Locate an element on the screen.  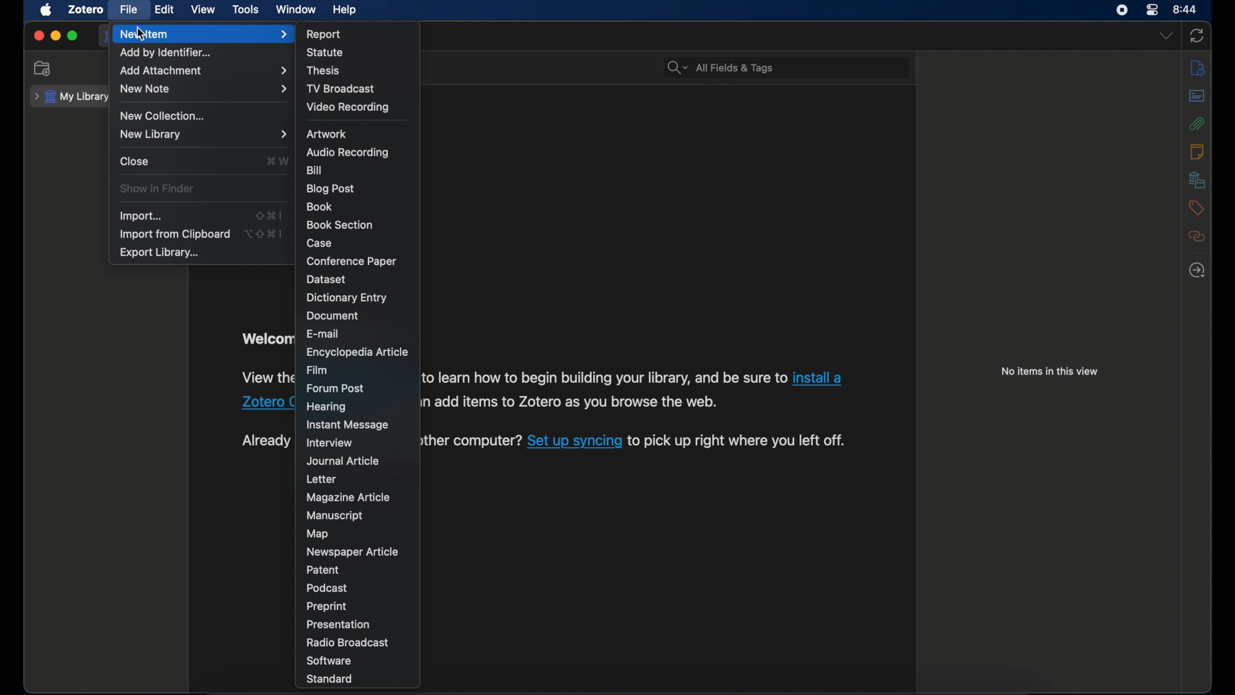
journal article is located at coordinates (343, 461).